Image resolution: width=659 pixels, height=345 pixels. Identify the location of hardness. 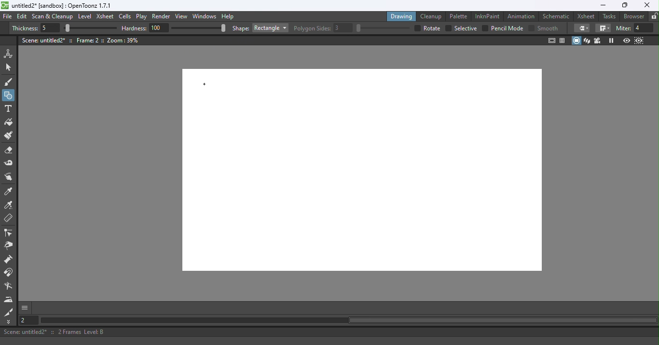
(135, 28).